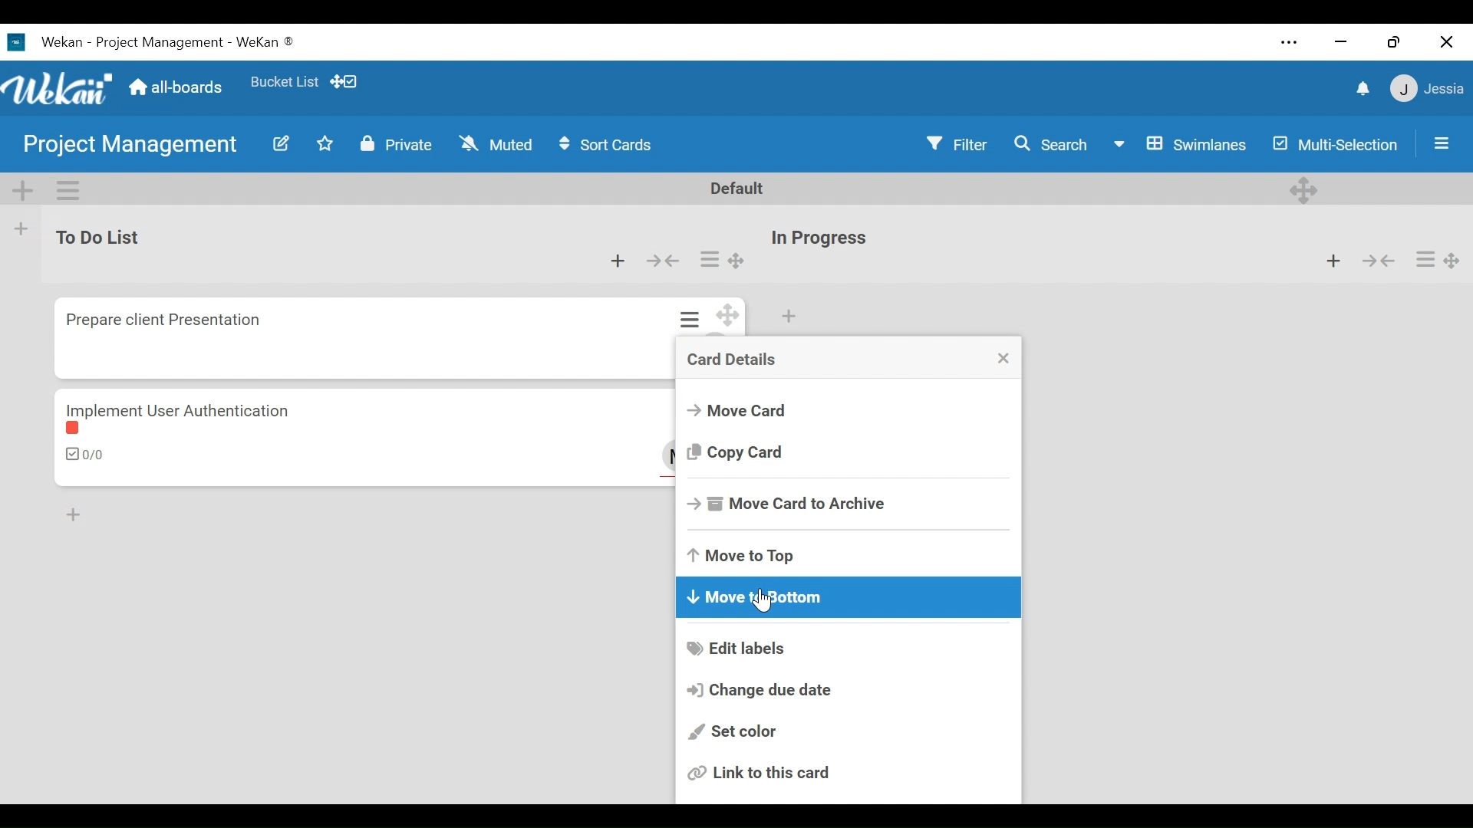 This screenshot has height=828, width=1473. Describe the element at coordinates (956, 143) in the screenshot. I see `Filter` at that location.